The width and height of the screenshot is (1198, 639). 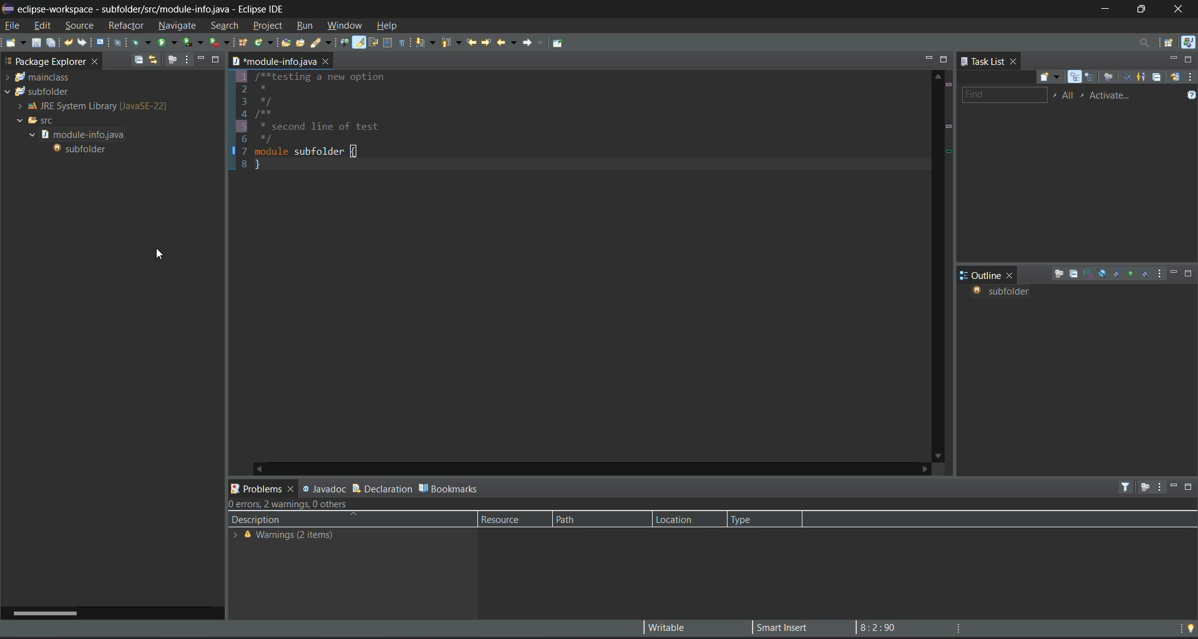 I want to click on minimize, so click(x=1172, y=485).